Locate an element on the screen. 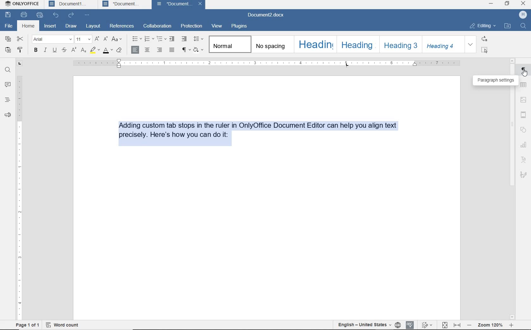 This screenshot has height=330, width=531. heading 4 is located at coordinates (443, 45).